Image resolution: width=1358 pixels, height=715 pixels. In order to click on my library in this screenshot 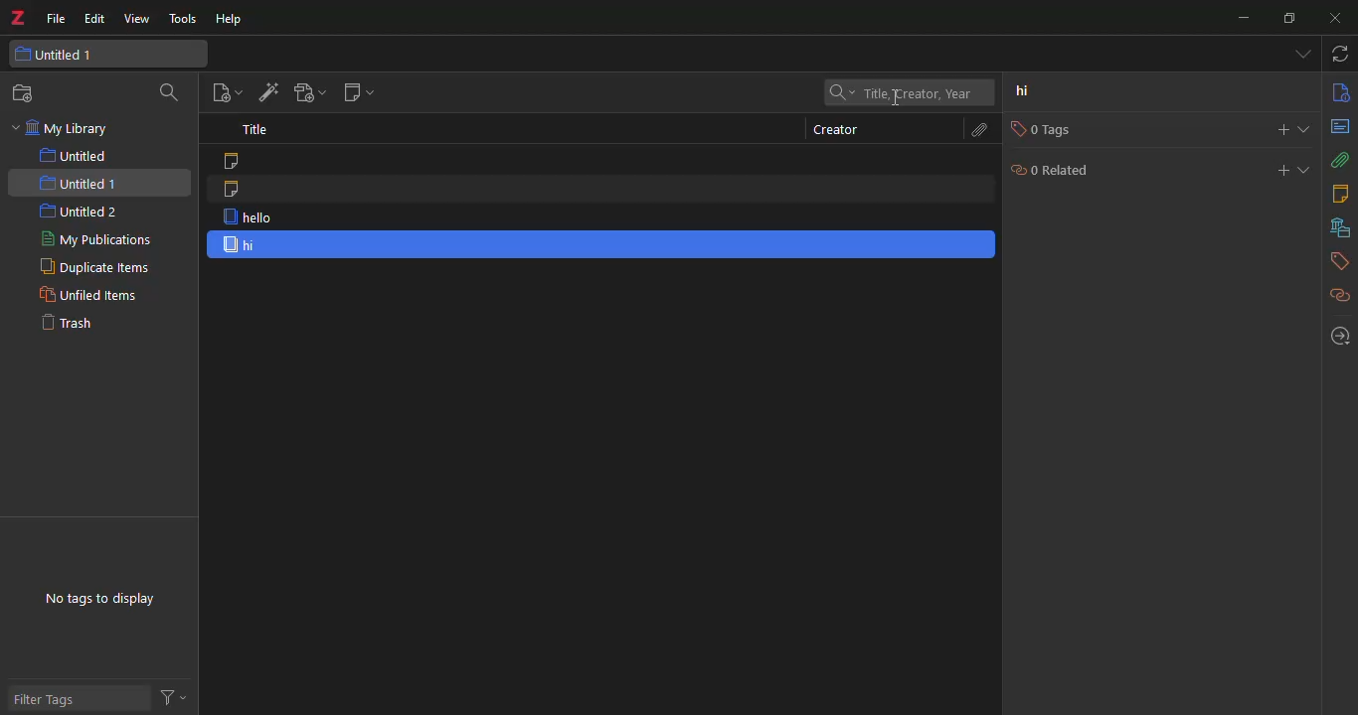, I will do `click(73, 129)`.